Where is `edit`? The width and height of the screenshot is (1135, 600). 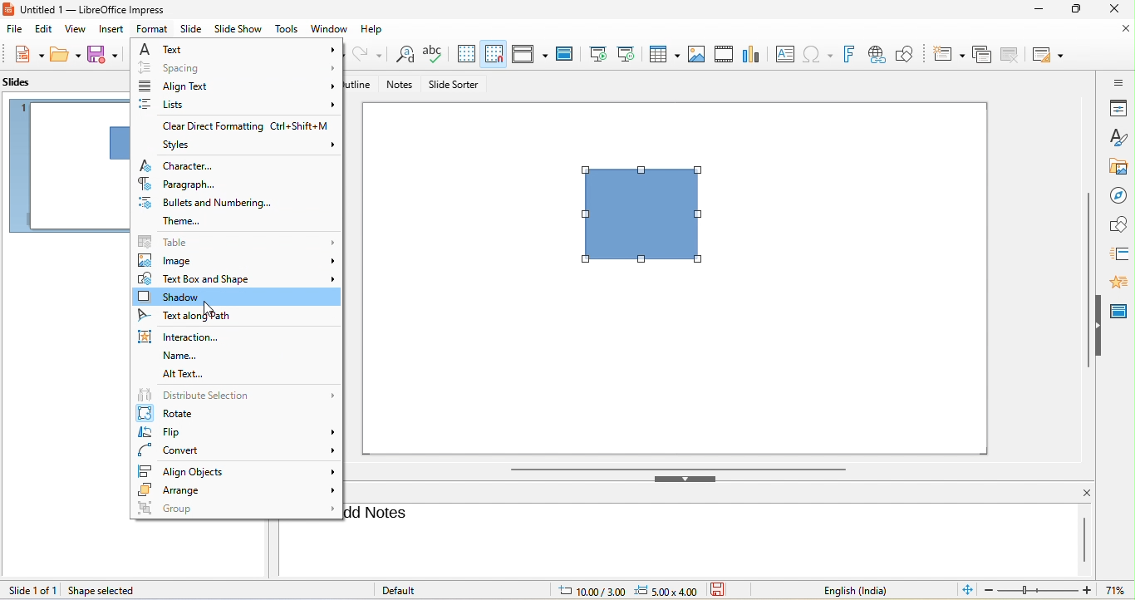 edit is located at coordinates (42, 32).